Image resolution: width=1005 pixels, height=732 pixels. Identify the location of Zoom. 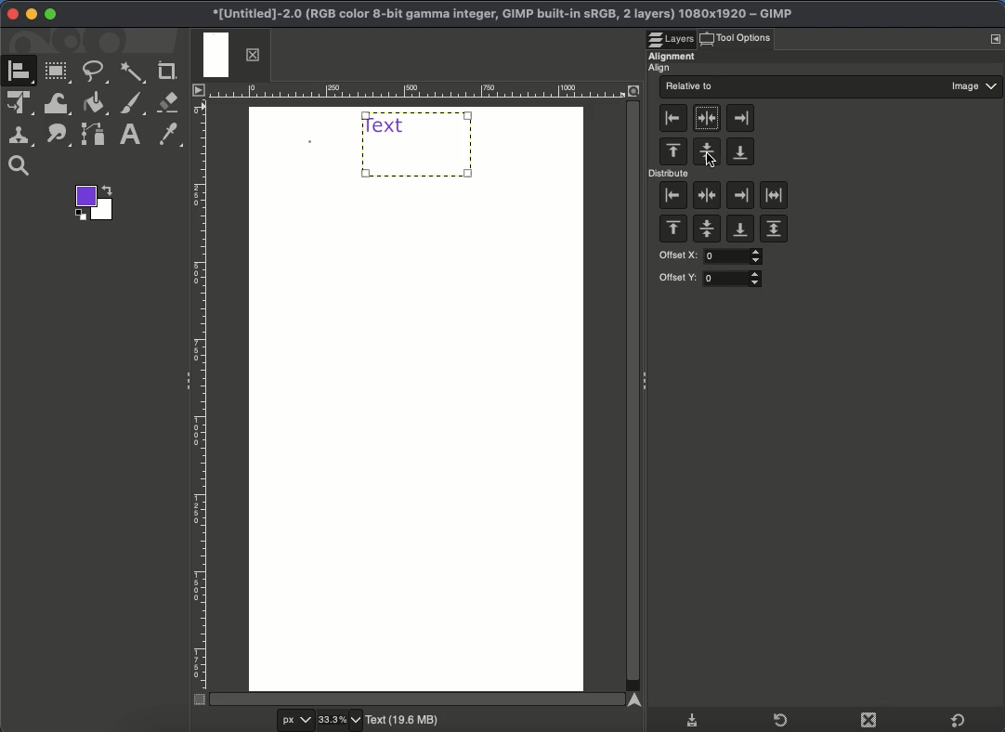
(23, 166).